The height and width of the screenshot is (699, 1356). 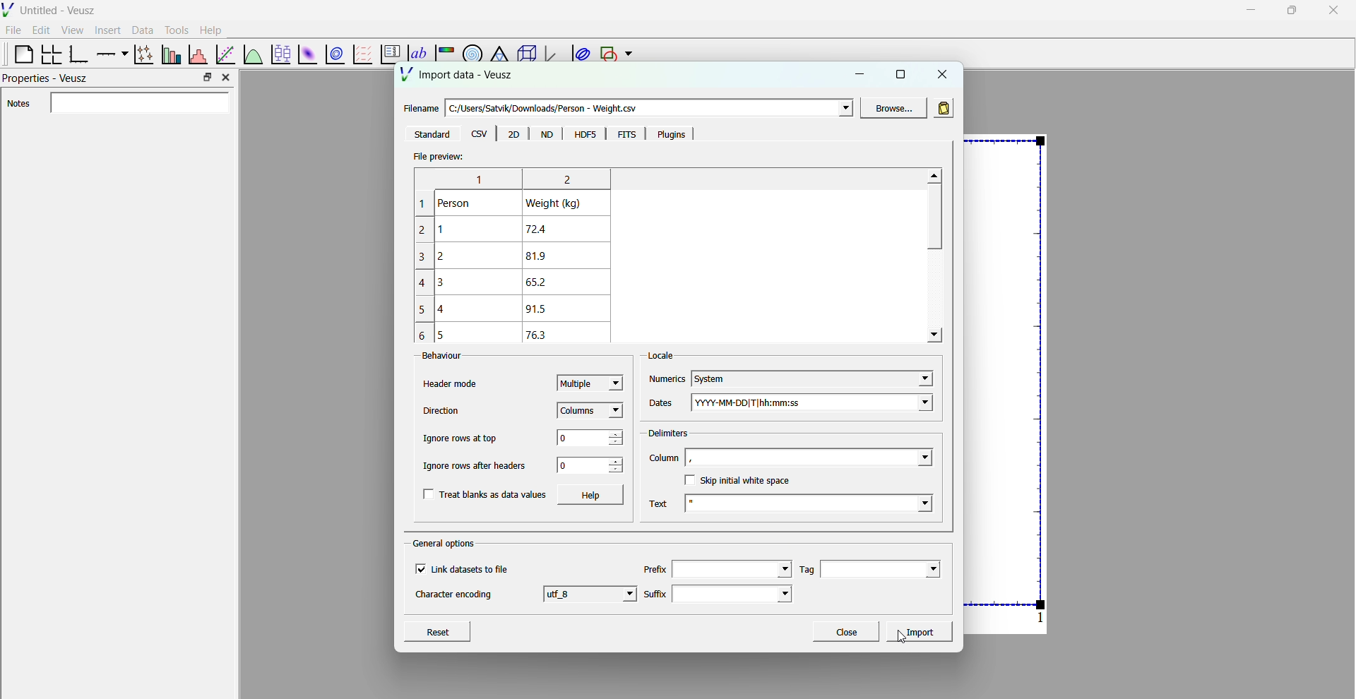 What do you see at coordinates (42, 30) in the screenshot?
I see `edit` at bounding box center [42, 30].